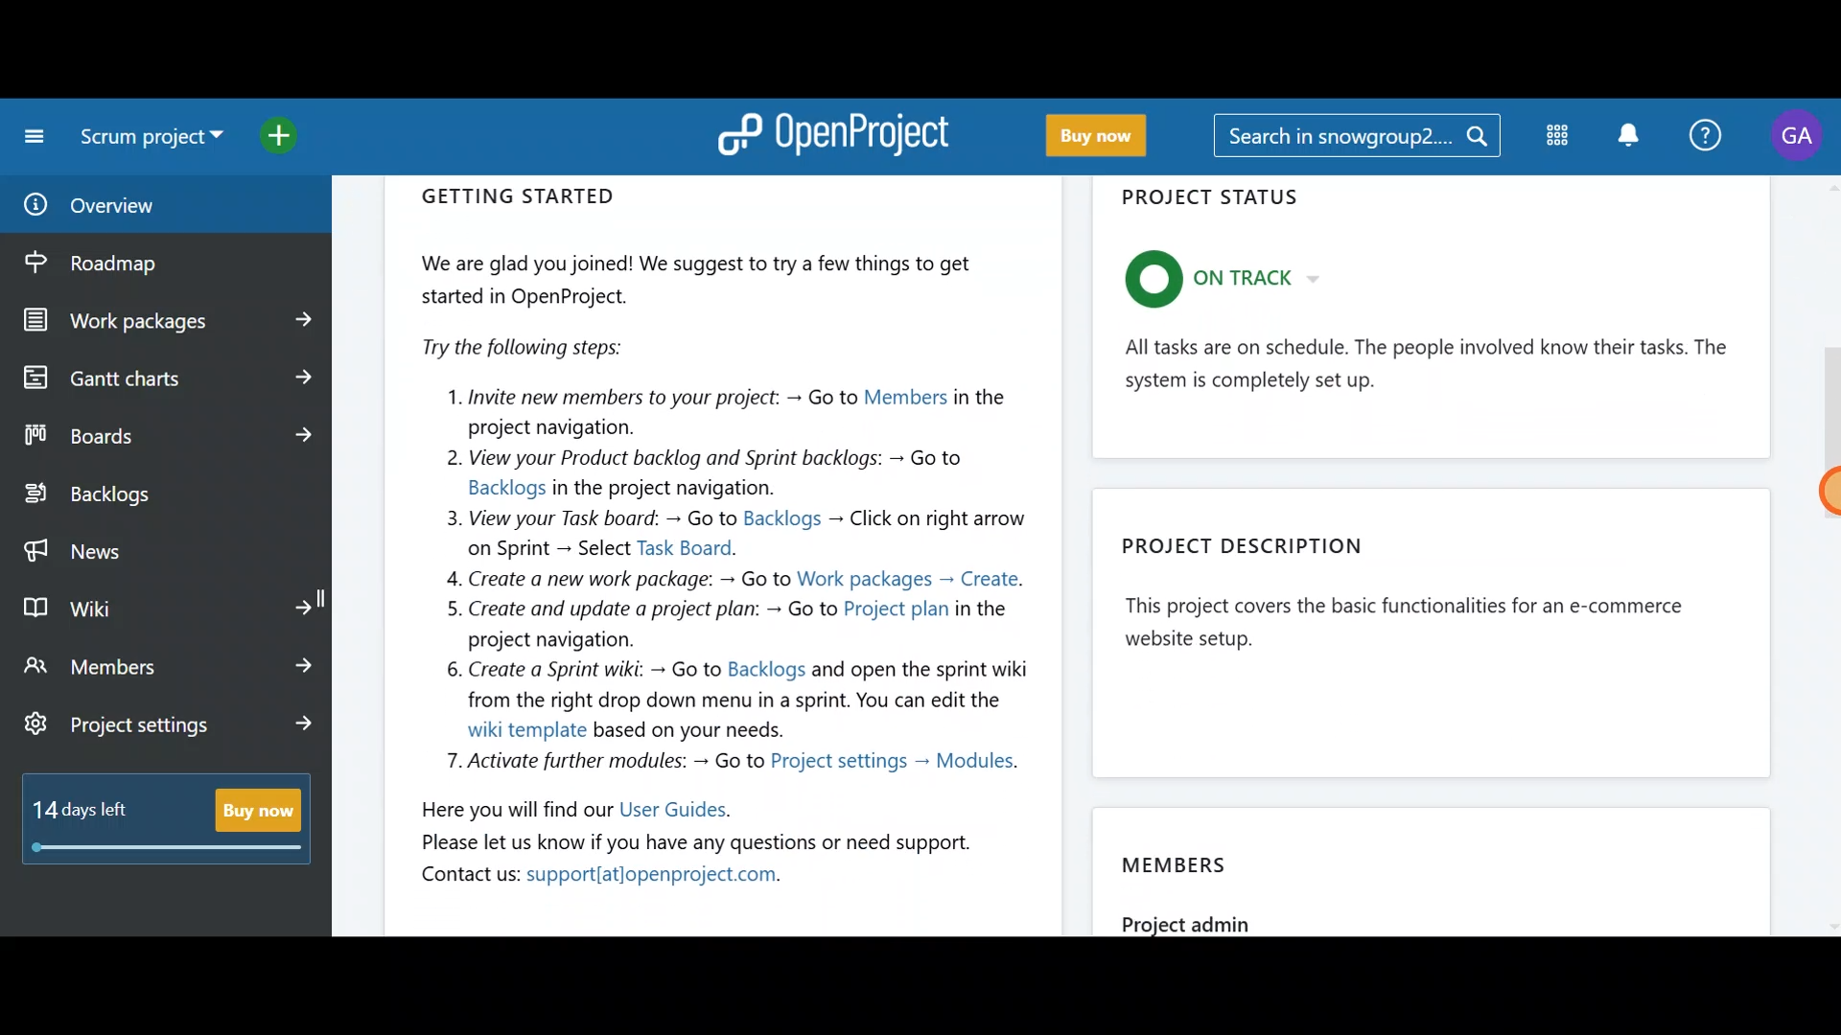 This screenshot has height=1035, width=1841. Describe the element at coordinates (1814, 491) in the screenshot. I see `Cursor - mouse up` at that location.